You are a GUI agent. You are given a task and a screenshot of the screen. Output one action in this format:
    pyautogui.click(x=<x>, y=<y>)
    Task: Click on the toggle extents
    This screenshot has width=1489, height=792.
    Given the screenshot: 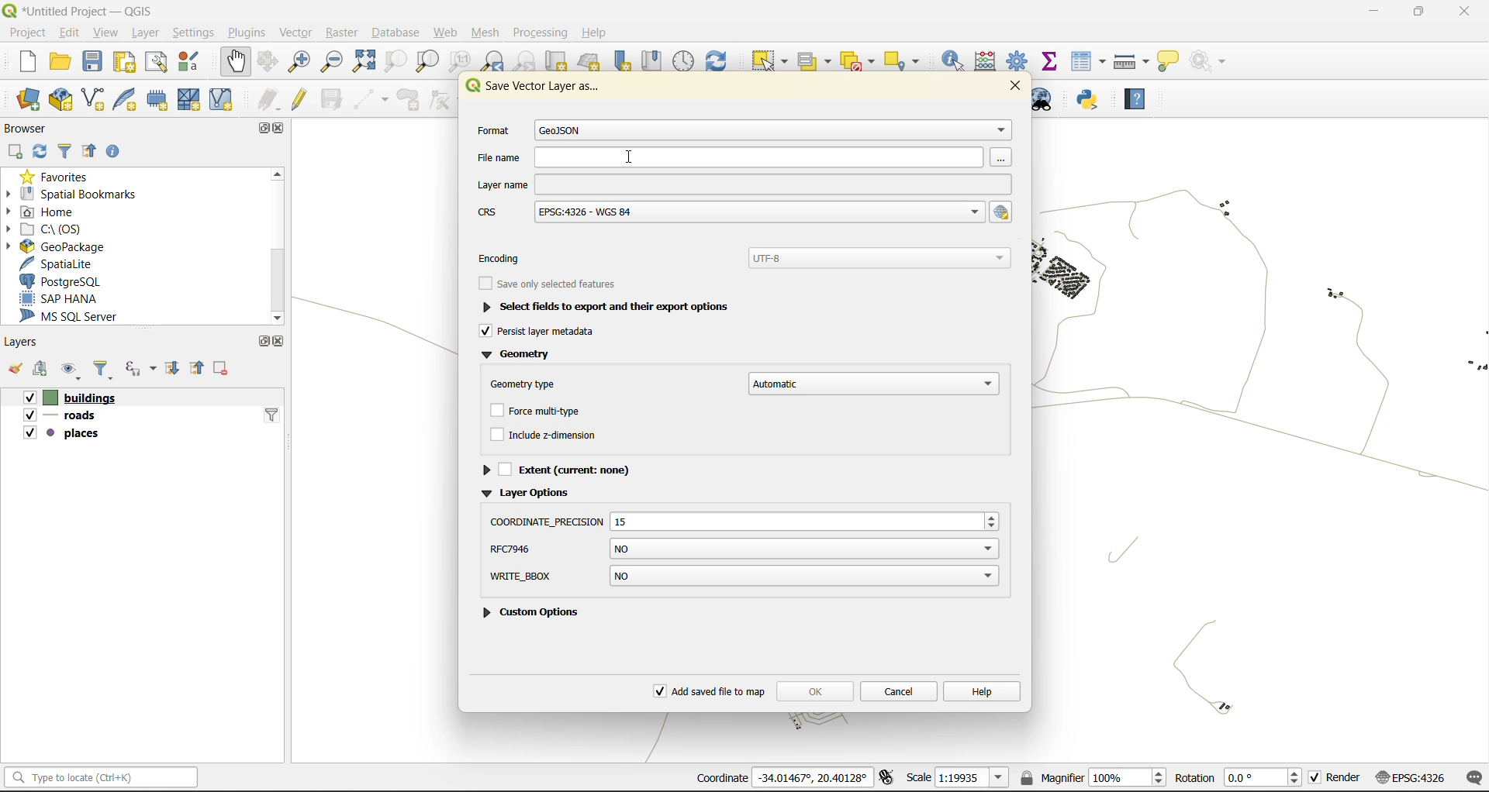 What is the action you would take?
    pyautogui.click(x=890, y=778)
    